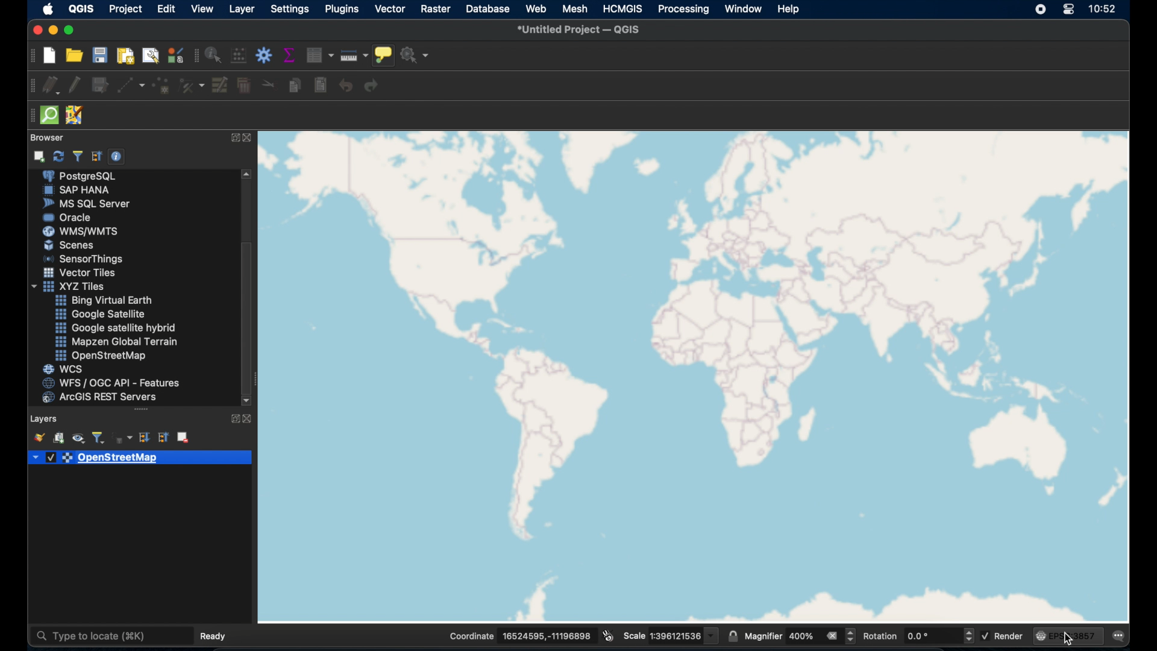 This screenshot has height=651, width=1157. I want to click on show layout manager, so click(149, 56).